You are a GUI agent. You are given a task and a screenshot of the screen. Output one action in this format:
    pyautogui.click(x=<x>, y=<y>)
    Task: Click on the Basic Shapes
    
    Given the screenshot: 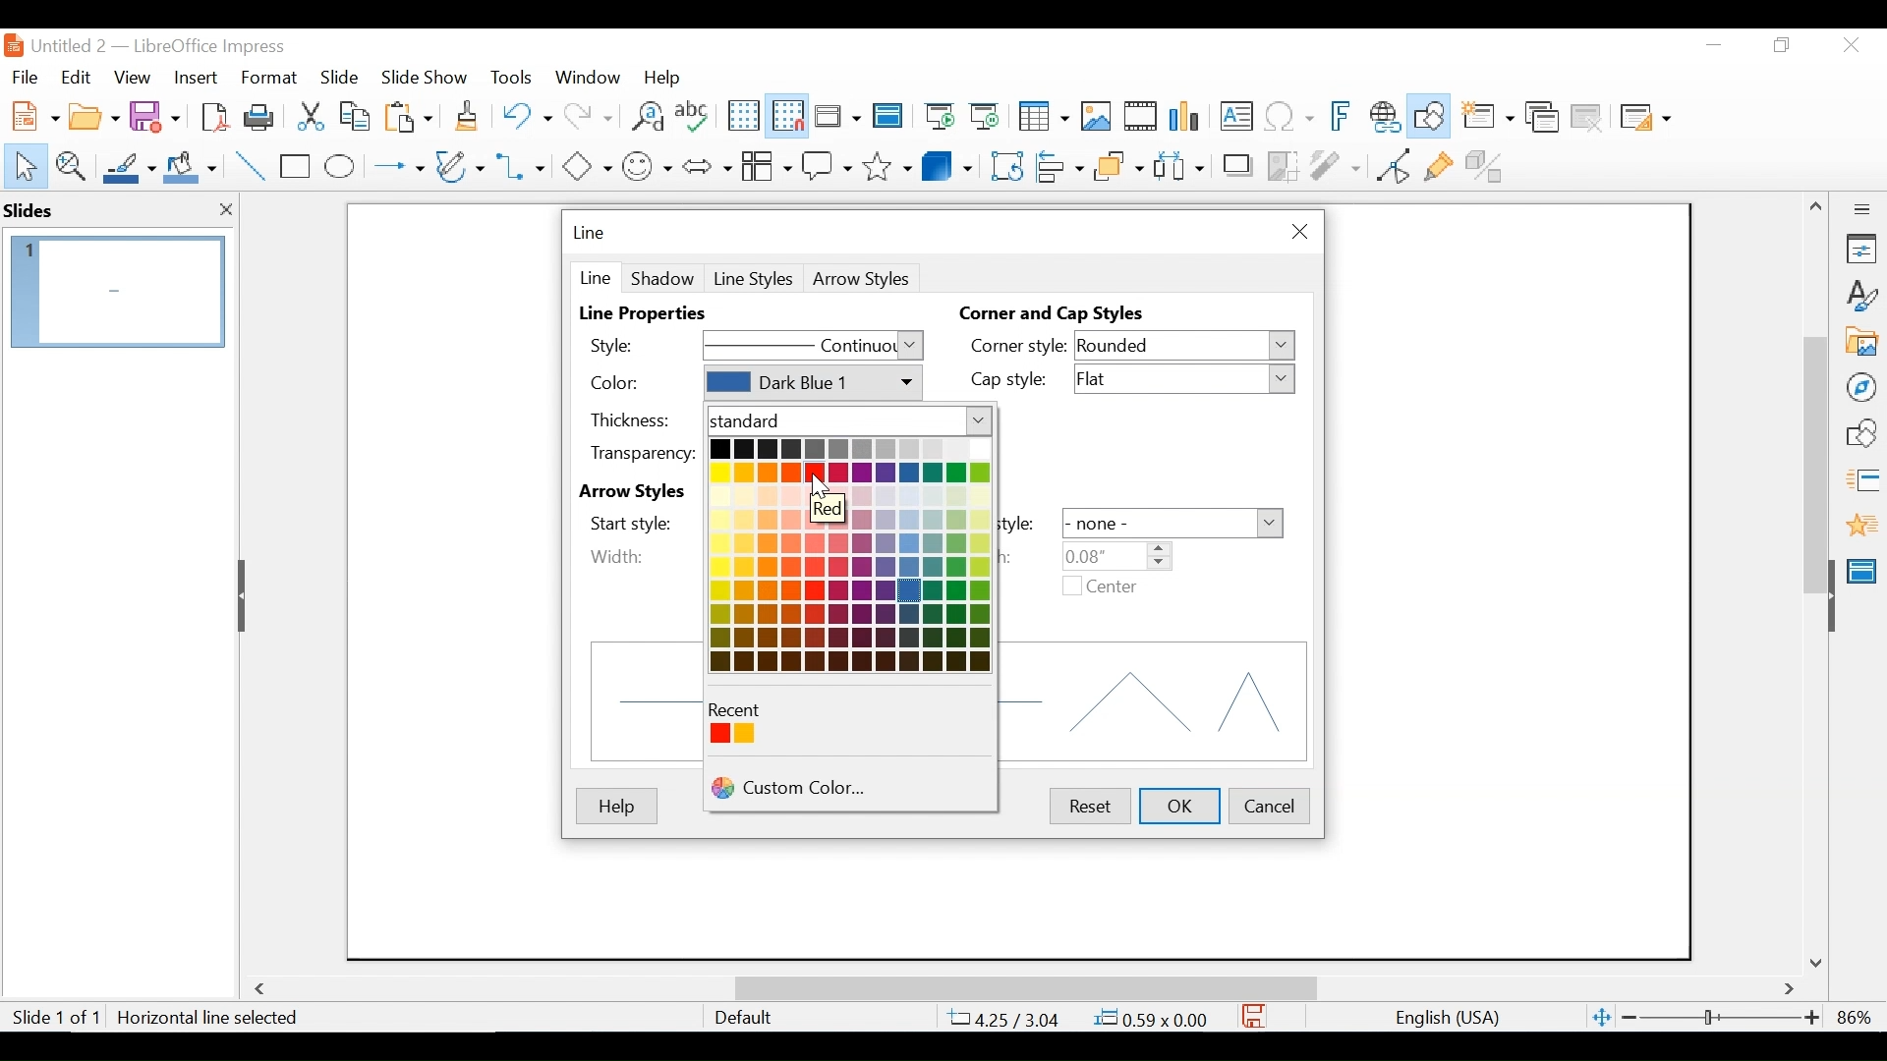 What is the action you would take?
    pyautogui.click(x=586, y=164)
    